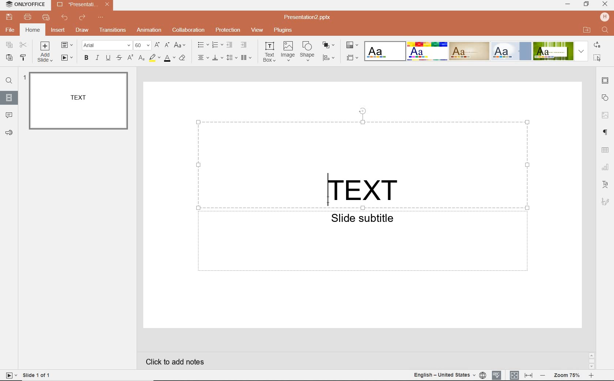  I want to click on FONT SIZE, so click(143, 46).